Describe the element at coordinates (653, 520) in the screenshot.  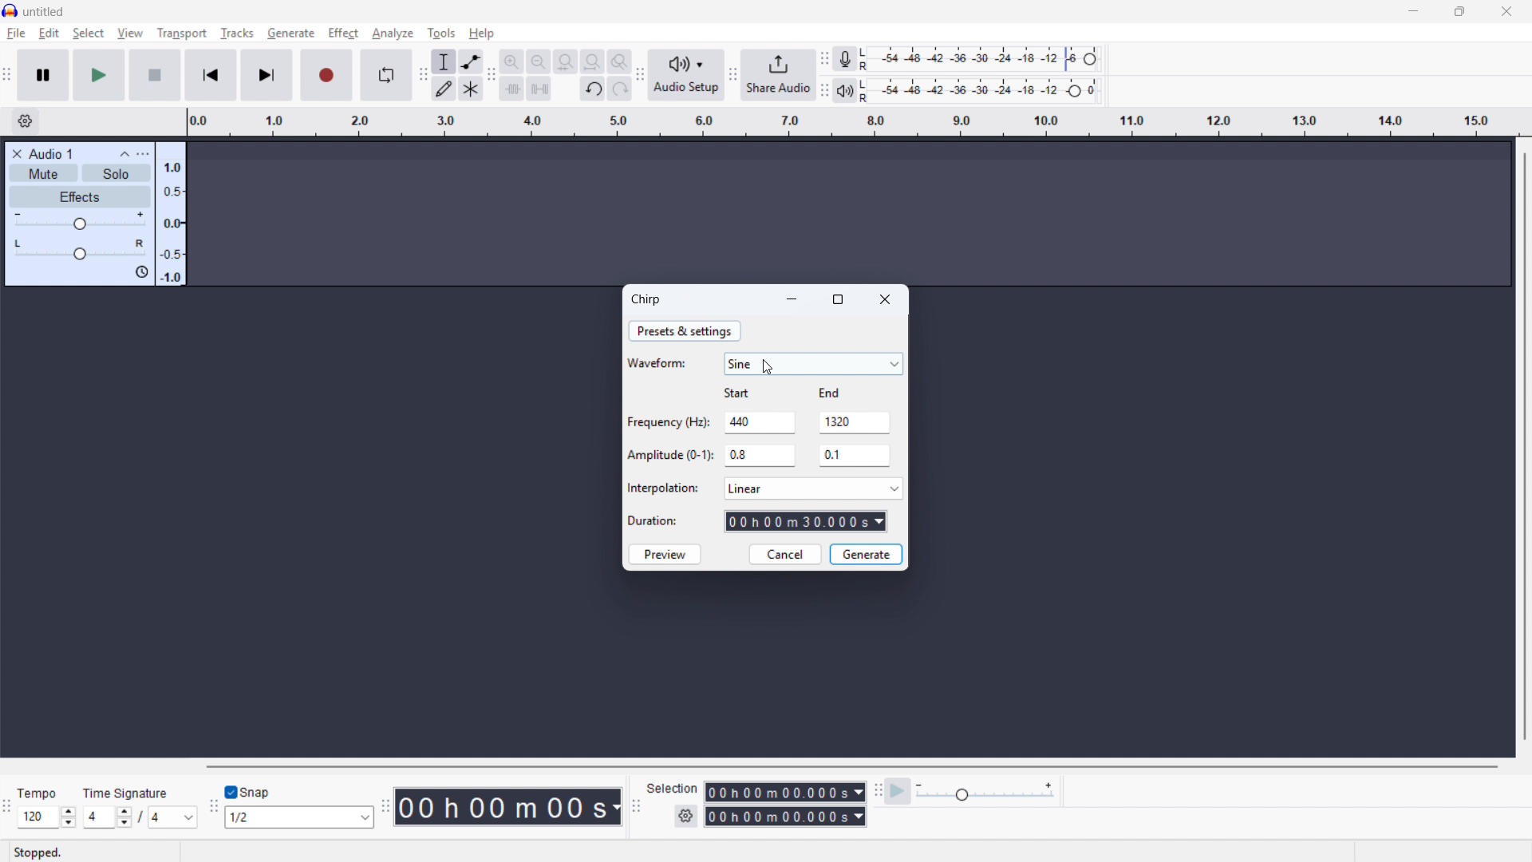
I see `Duration` at that location.